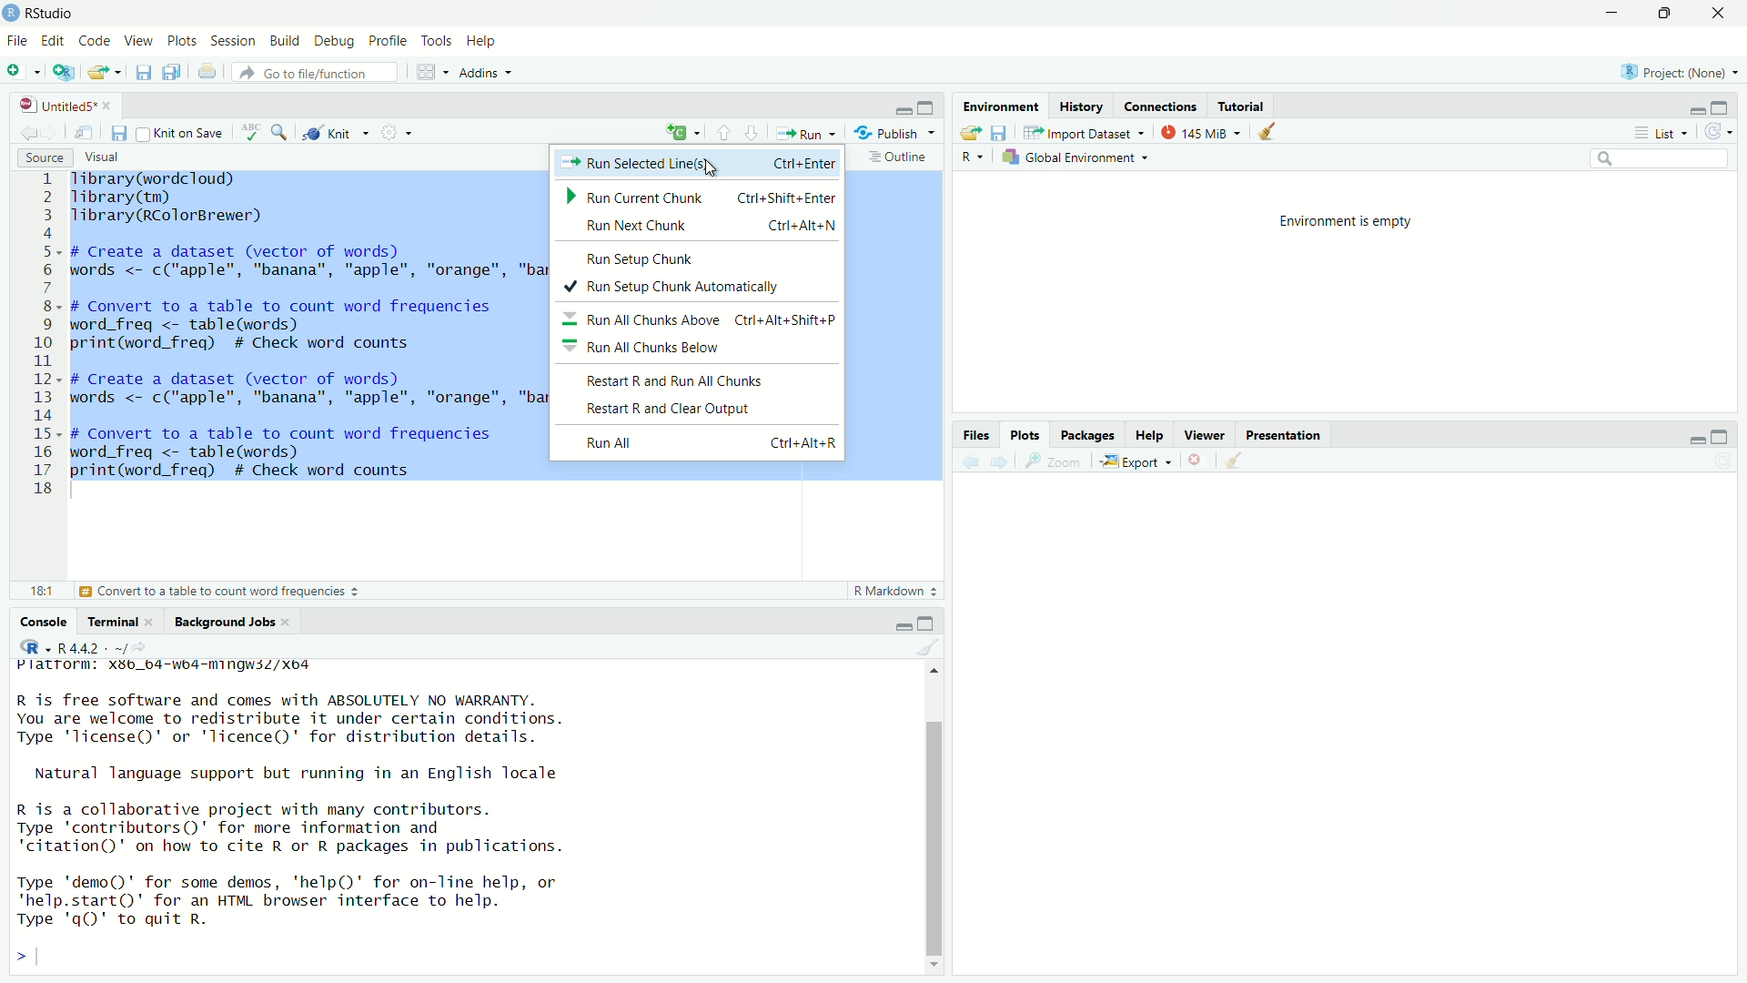 This screenshot has width=1747, height=983. Describe the element at coordinates (645, 347) in the screenshot. I see `Run all chunks below` at that location.